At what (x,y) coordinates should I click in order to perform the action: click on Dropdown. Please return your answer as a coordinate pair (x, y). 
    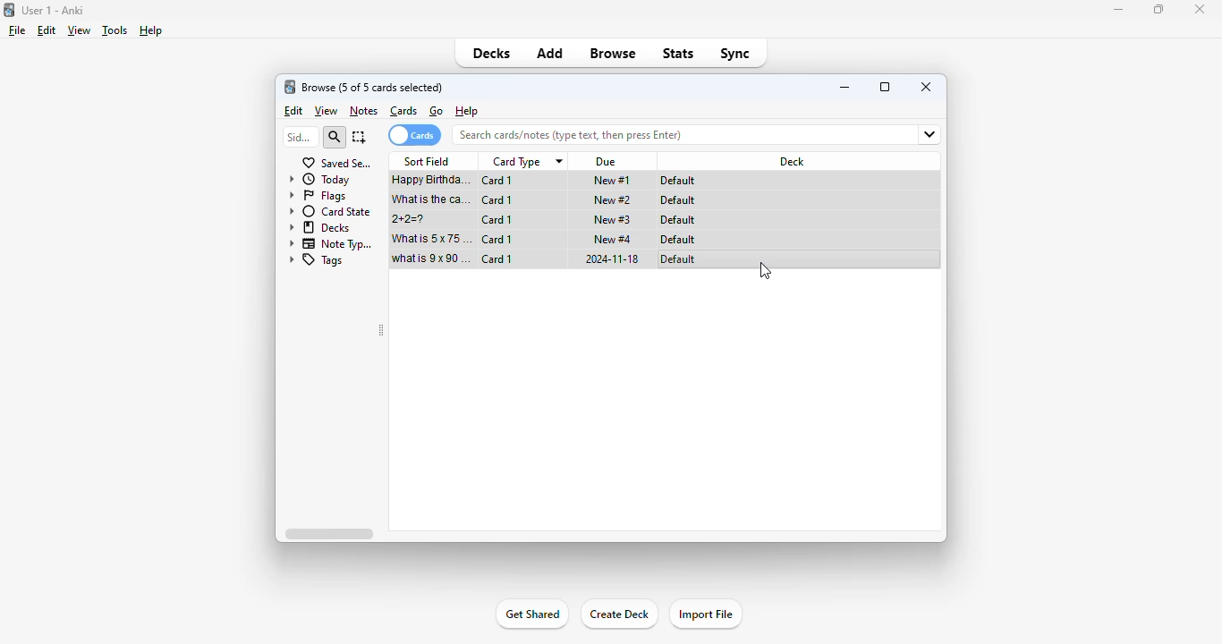
    Looking at the image, I should click on (928, 135).